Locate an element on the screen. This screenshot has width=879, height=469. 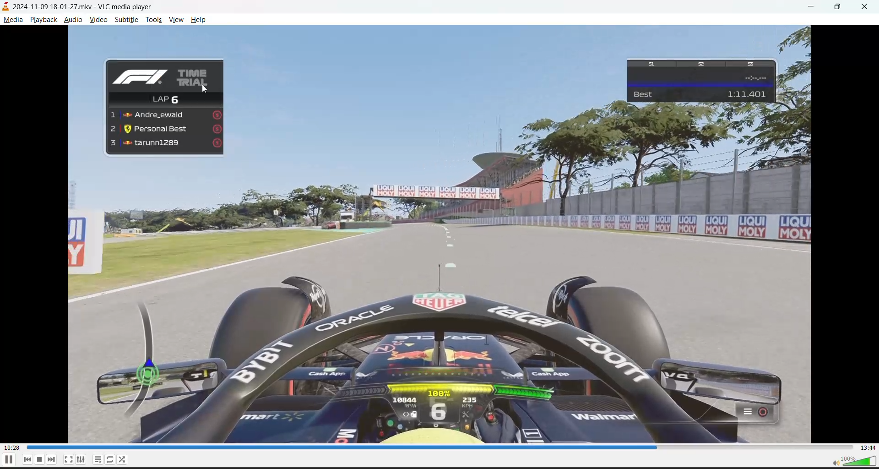
fullscreen is located at coordinates (67, 460).